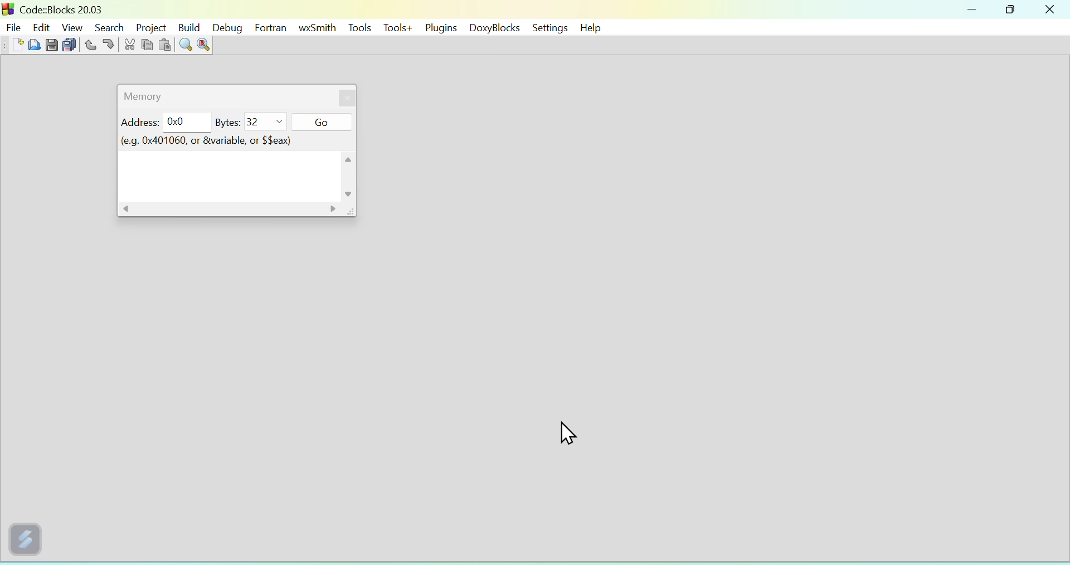 Image resolution: width=1070 pixels, height=565 pixels. I want to click on maximize, so click(1011, 9).